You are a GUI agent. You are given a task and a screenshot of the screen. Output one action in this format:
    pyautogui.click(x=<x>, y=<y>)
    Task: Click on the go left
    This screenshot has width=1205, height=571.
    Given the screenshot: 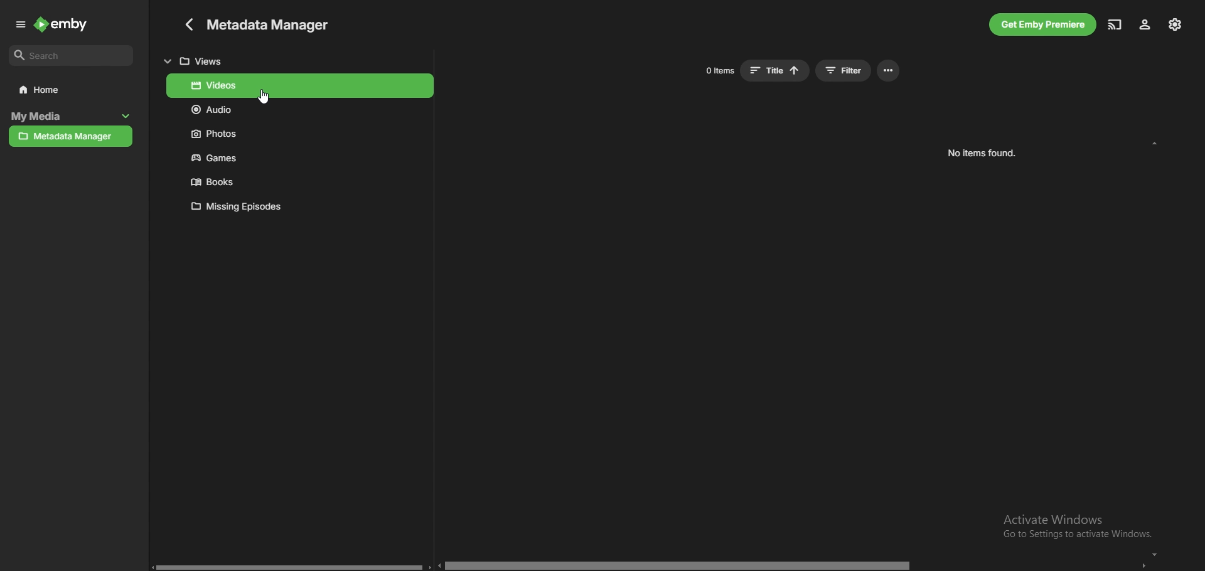 What is the action you would take?
    pyautogui.click(x=436, y=566)
    